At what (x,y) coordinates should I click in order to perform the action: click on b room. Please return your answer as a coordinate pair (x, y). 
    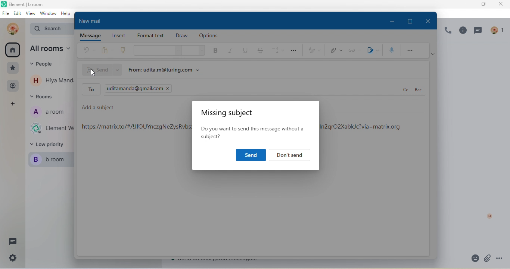
    Looking at the image, I should click on (51, 160).